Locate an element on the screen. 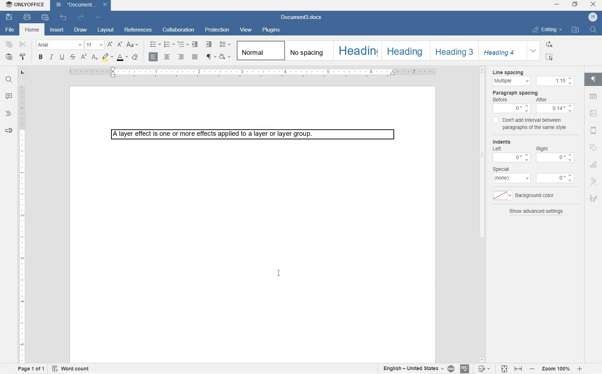 The image size is (602, 374). TABLE is located at coordinates (593, 96).